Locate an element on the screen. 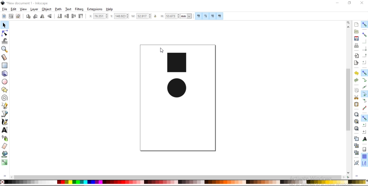 Image resolution: width=368 pixels, height=186 pixels. create and edit gradients is located at coordinates (5, 162).